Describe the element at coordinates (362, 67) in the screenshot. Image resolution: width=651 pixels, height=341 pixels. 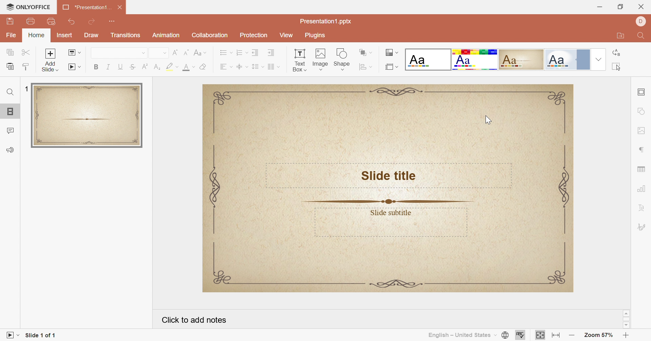
I see `Align shape` at that location.